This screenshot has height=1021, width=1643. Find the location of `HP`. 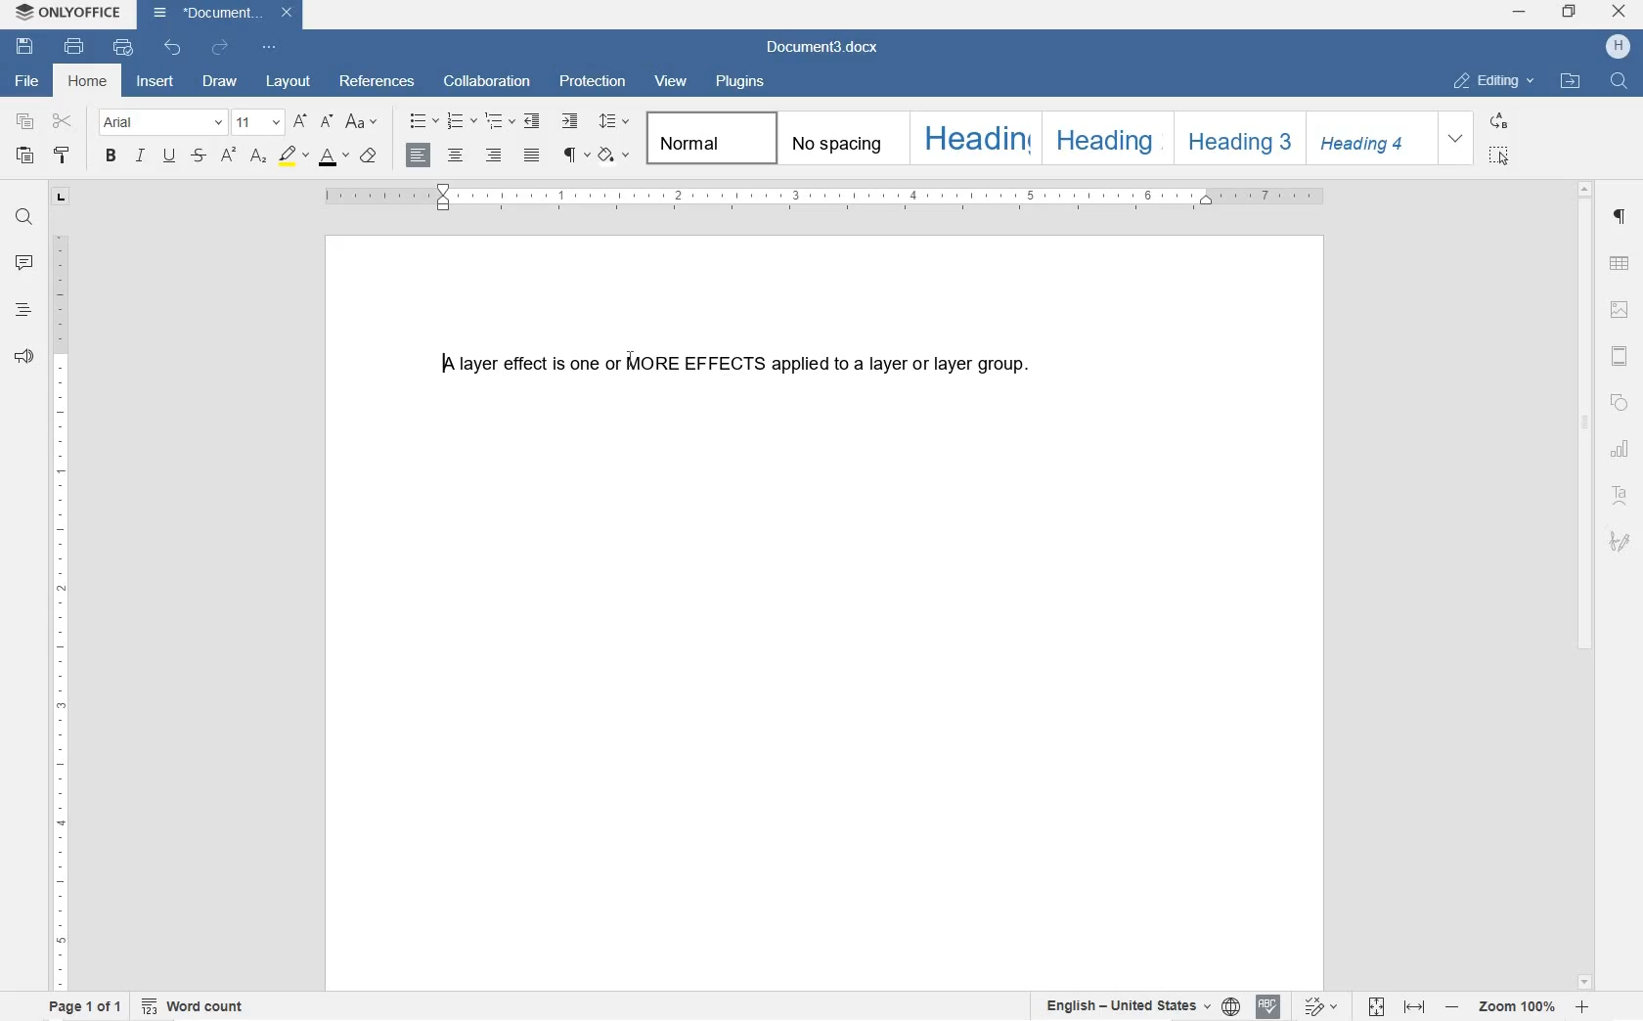

HP is located at coordinates (1621, 47).